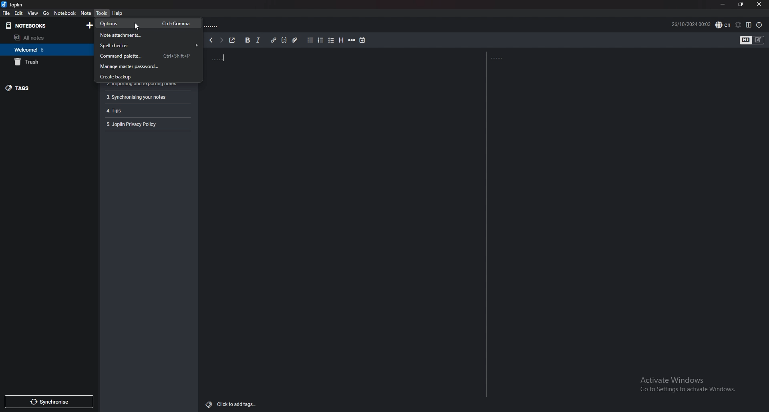  Describe the element at coordinates (137, 97) in the screenshot. I see `3. Synchronising your notes` at that location.